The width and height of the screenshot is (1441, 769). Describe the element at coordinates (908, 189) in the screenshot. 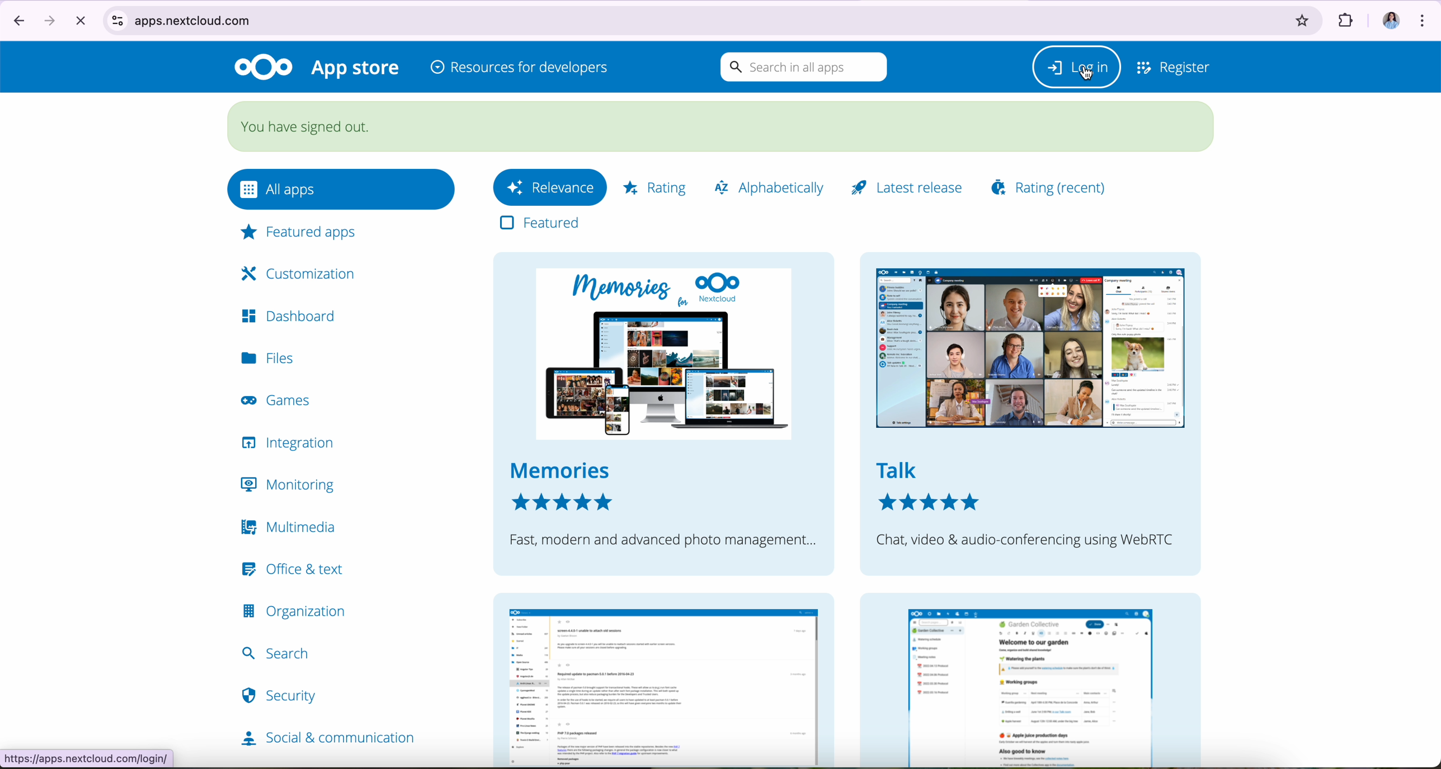

I see `latest release` at that location.